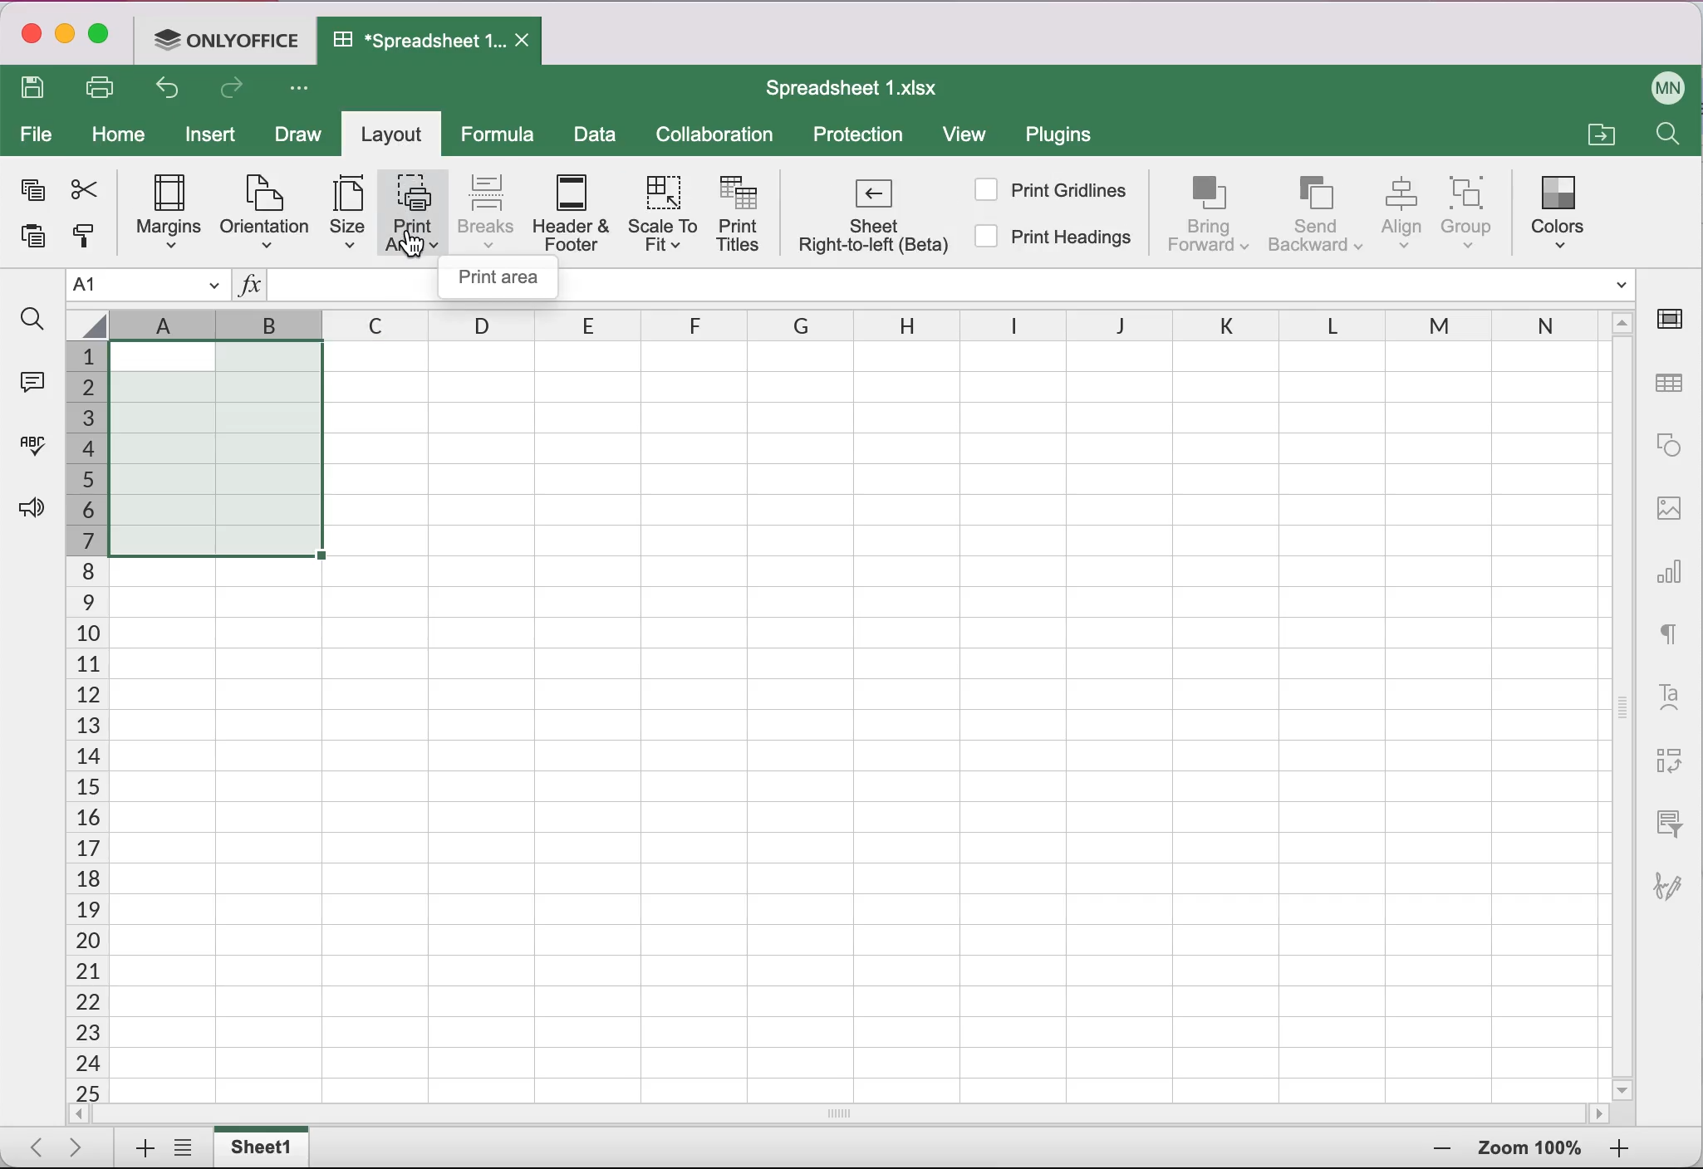 This screenshot has width=1703, height=1169. I want to click on sheet tab, so click(265, 1147).